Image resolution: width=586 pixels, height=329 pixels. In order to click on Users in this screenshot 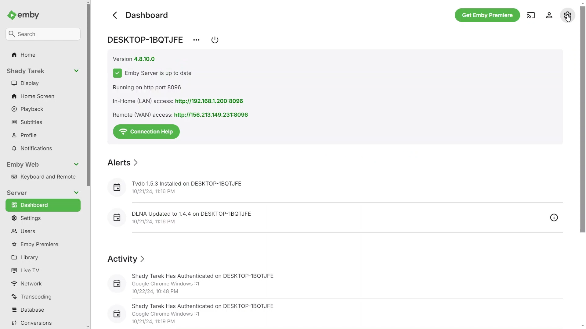, I will do `click(24, 231)`.